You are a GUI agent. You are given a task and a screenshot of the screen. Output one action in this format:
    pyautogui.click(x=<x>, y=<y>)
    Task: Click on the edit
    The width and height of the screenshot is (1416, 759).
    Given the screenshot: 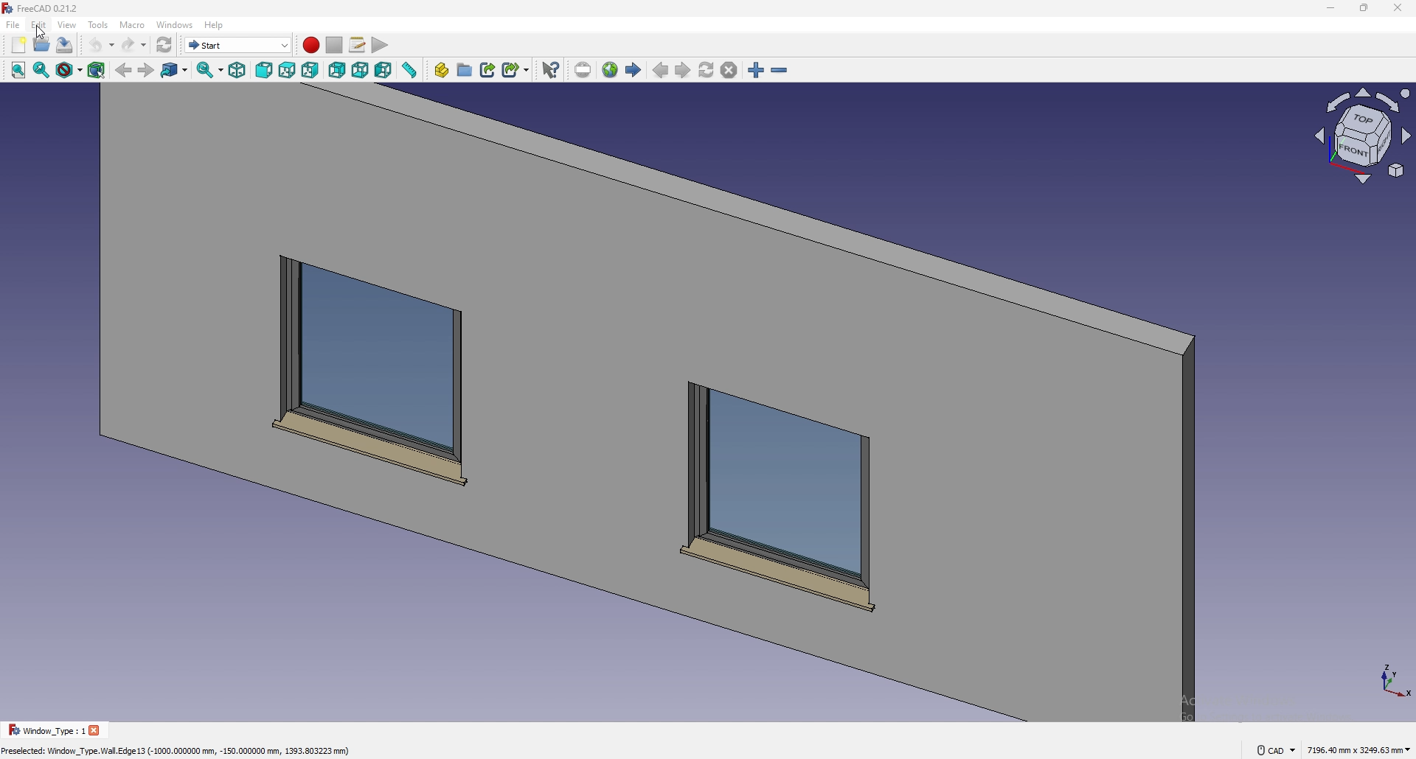 What is the action you would take?
    pyautogui.click(x=39, y=24)
    